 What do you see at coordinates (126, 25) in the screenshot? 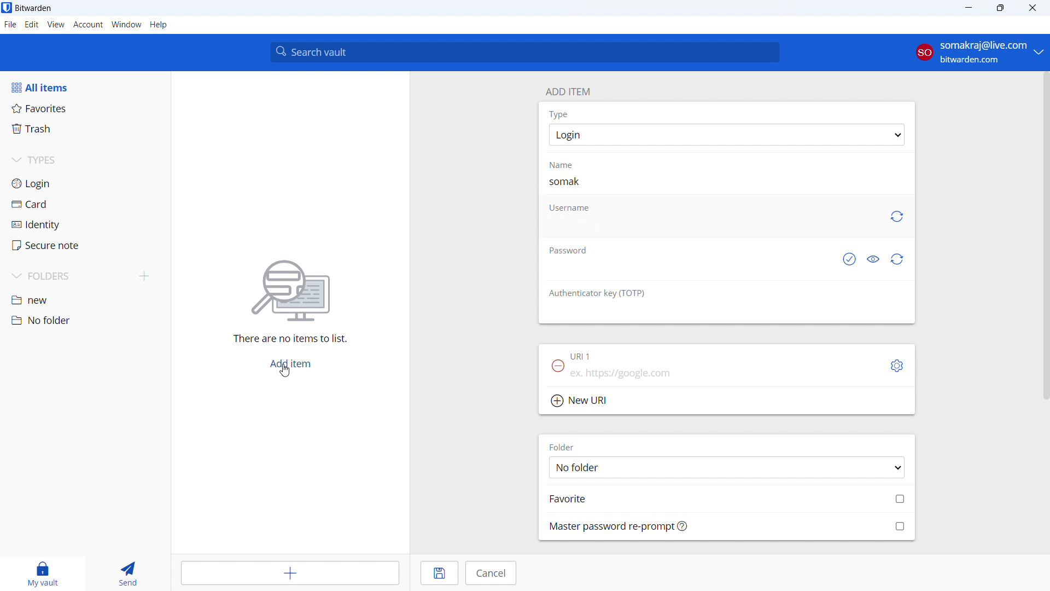
I see `window` at bounding box center [126, 25].